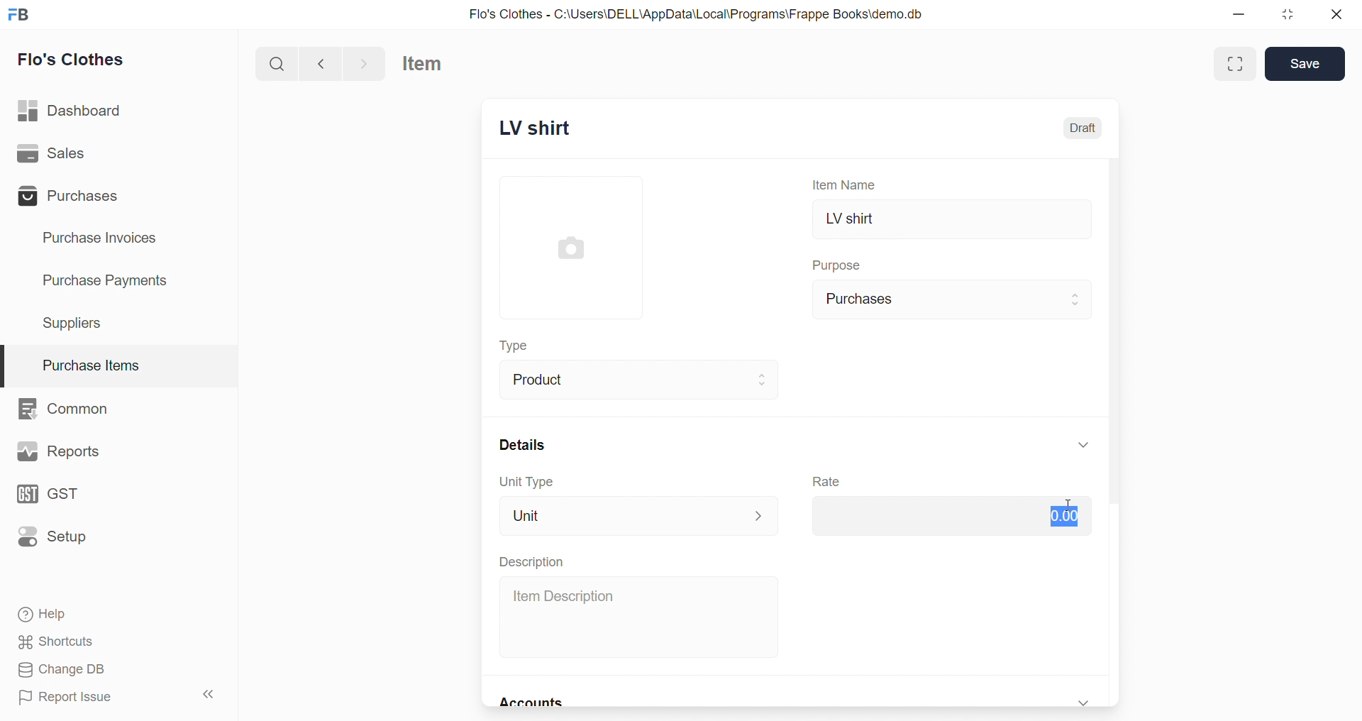  What do you see at coordinates (433, 64) in the screenshot?
I see `Item` at bounding box center [433, 64].